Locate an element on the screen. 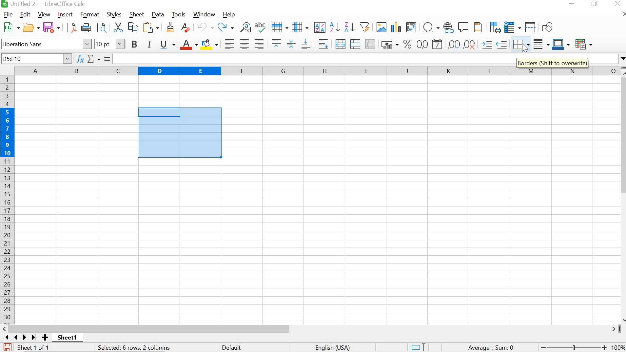  selected 6 rows and 2 columns is located at coordinates (135, 348).